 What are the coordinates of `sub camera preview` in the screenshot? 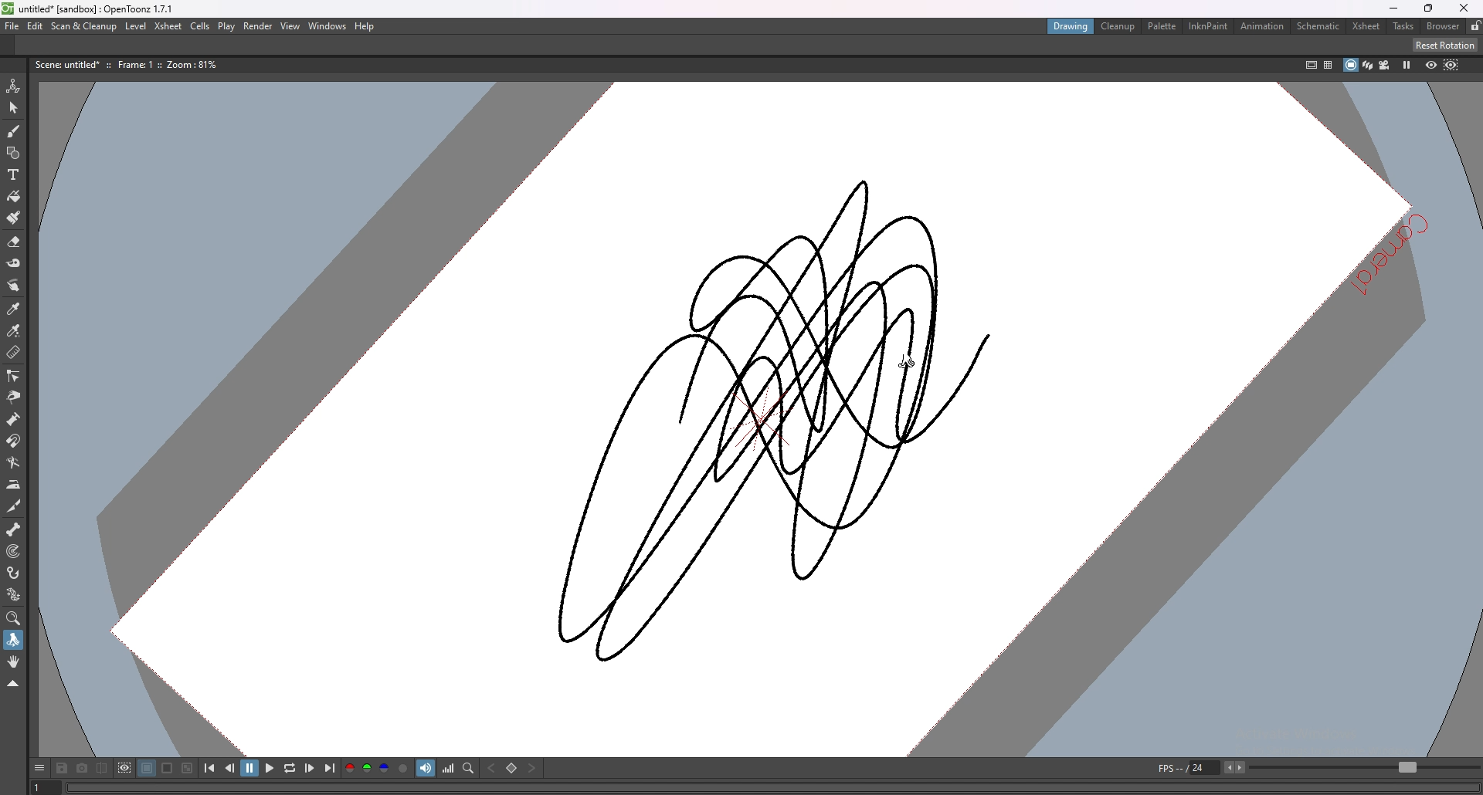 It's located at (1451, 65).